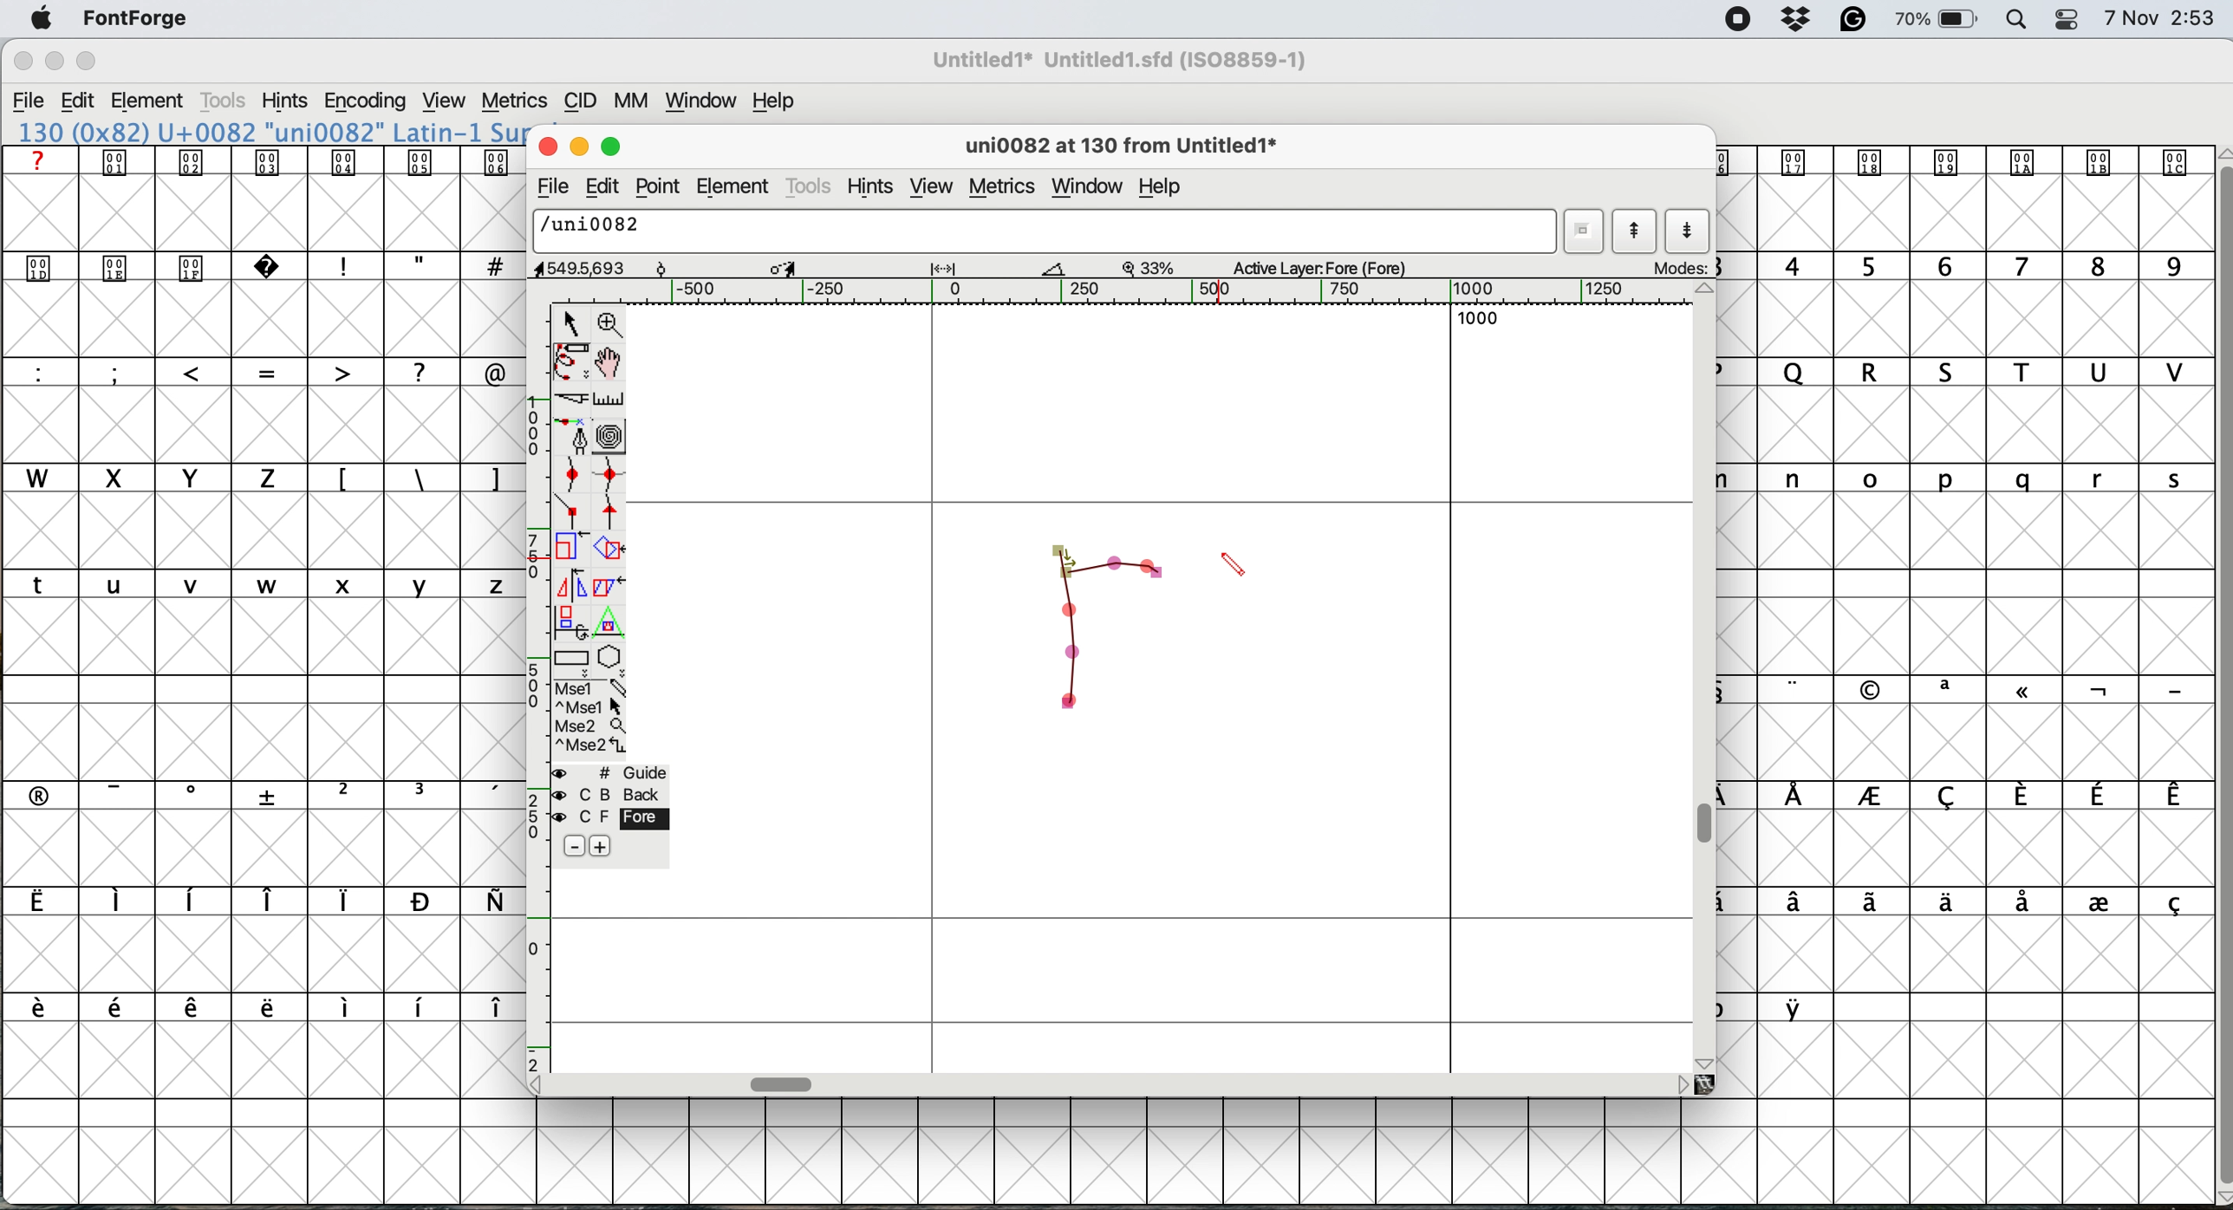  I want to click on system logo, so click(36, 20).